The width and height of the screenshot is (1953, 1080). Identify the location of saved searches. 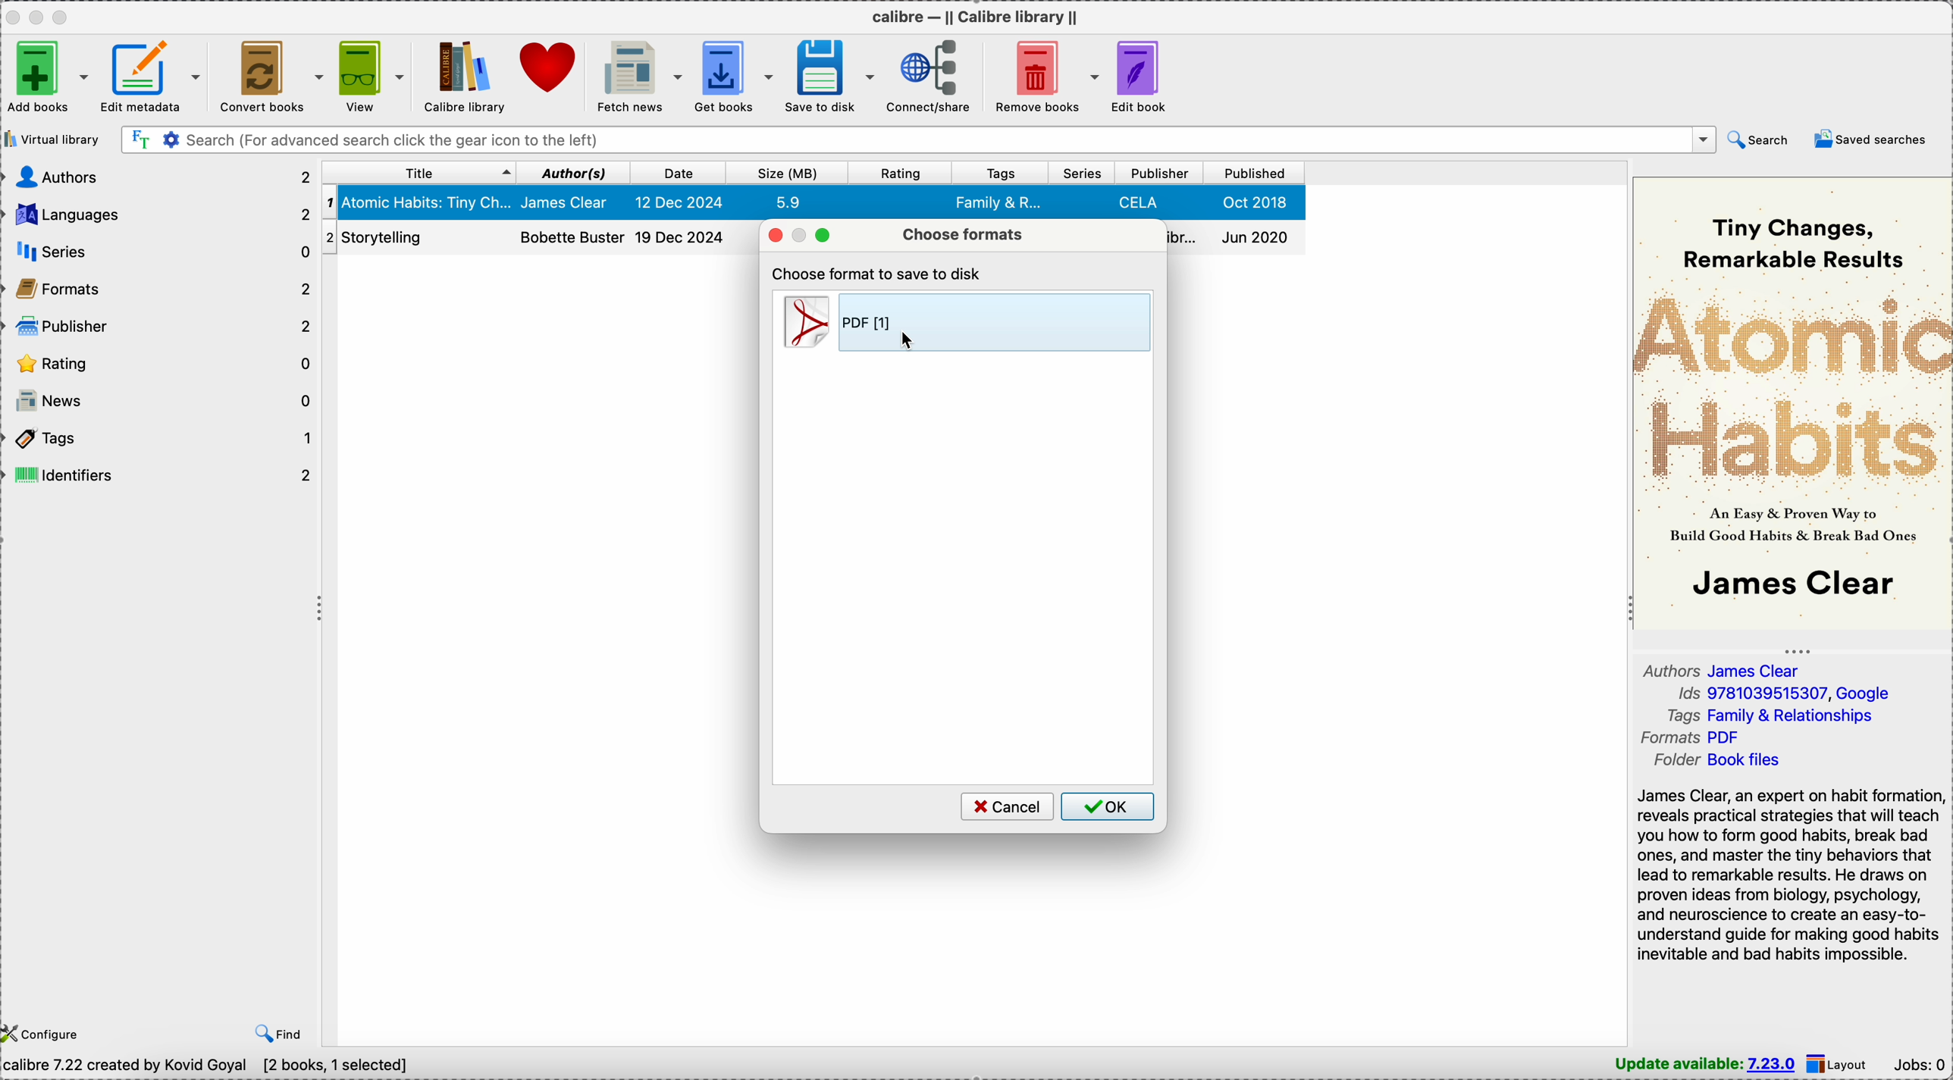
(1871, 138).